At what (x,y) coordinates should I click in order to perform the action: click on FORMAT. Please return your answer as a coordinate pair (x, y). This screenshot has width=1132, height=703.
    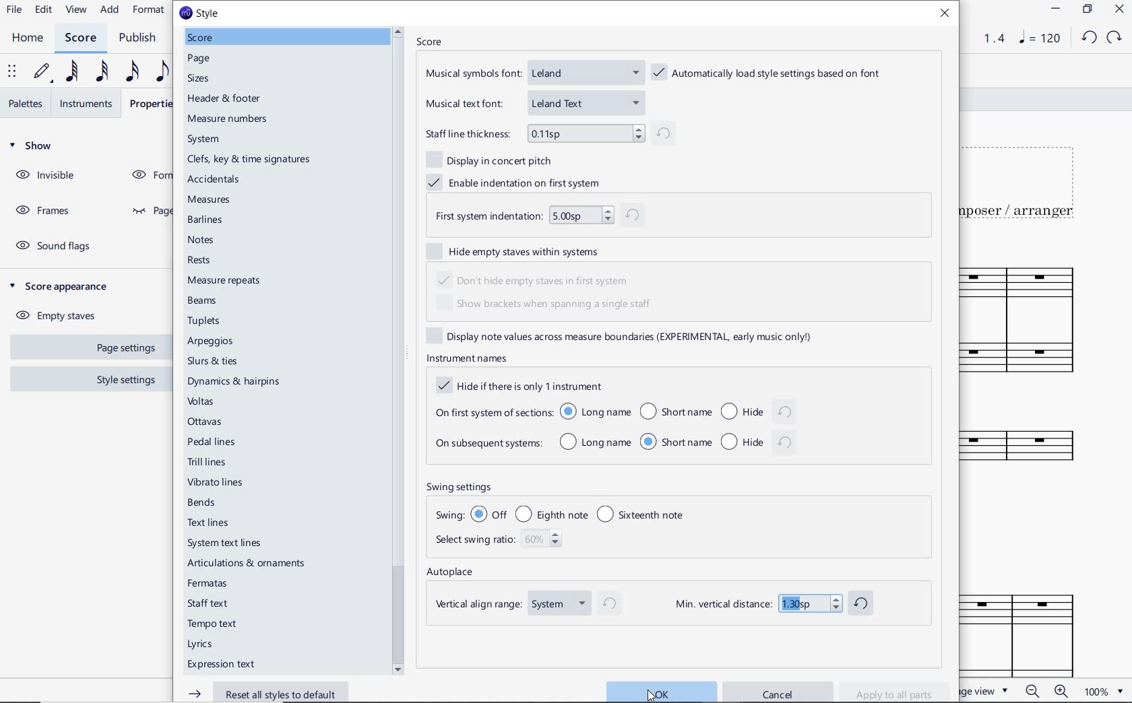
    Looking at the image, I should click on (150, 11).